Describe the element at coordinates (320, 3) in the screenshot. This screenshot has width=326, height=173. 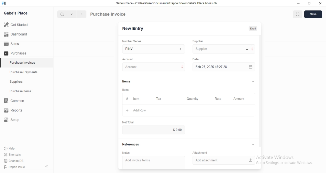
I see `Close` at that location.